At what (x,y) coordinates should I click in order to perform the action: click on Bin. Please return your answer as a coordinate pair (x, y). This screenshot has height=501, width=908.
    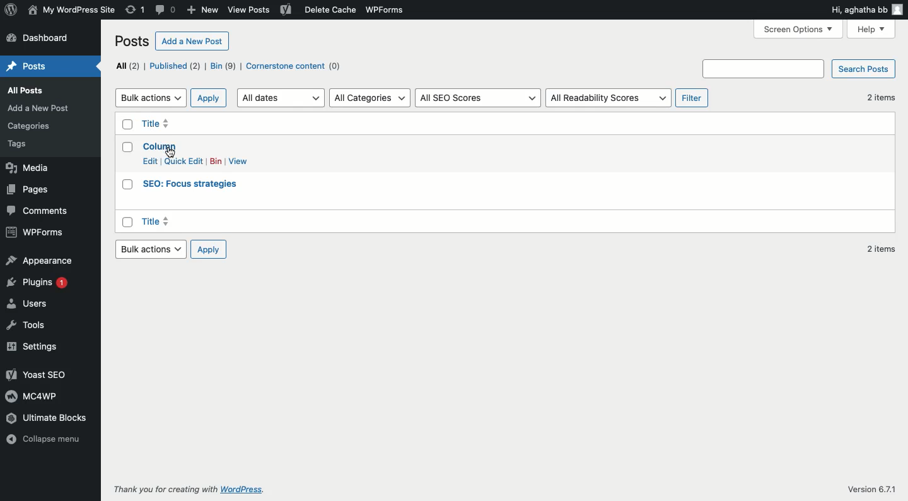
    Looking at the image, I should click on (223, 66).